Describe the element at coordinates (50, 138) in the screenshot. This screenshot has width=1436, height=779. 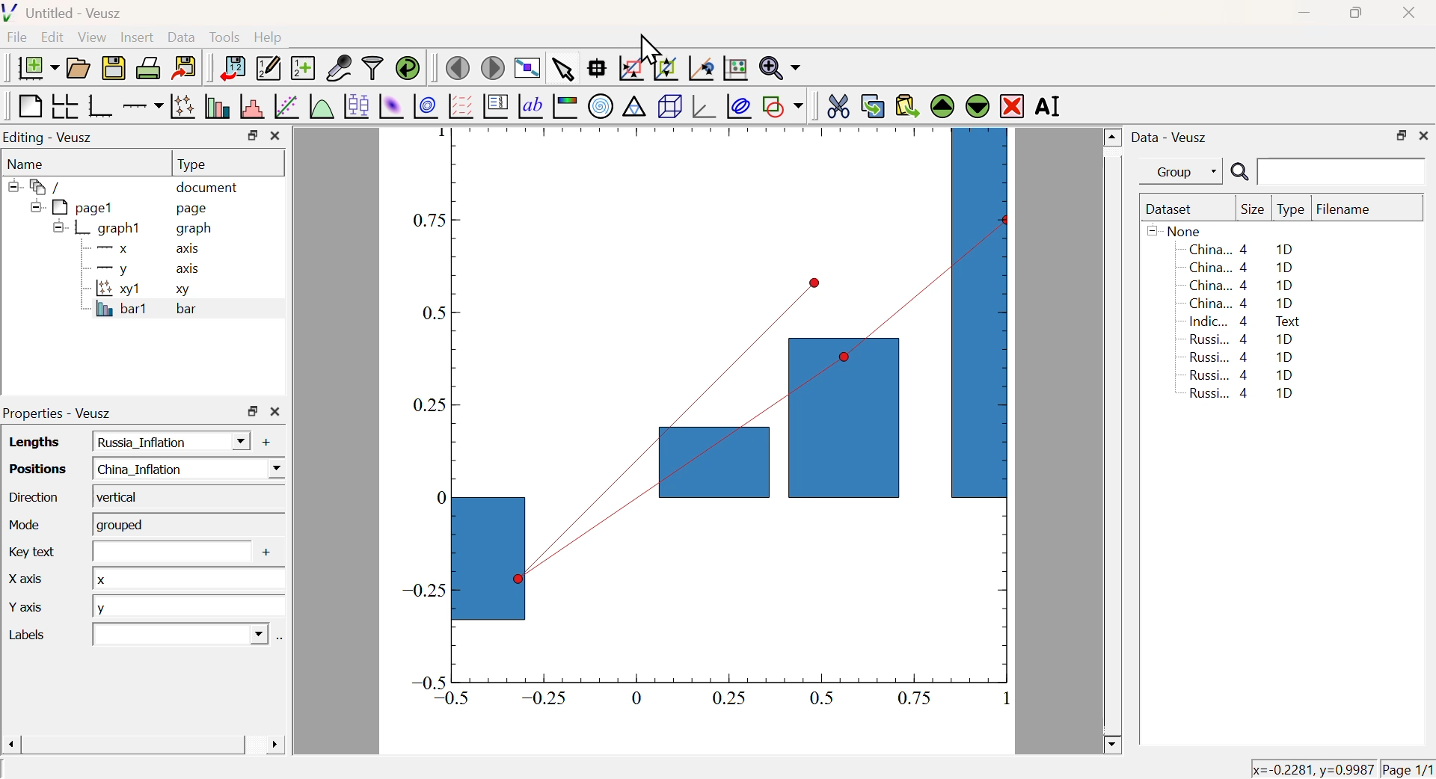
I see `Editing - Veusz` at that location.